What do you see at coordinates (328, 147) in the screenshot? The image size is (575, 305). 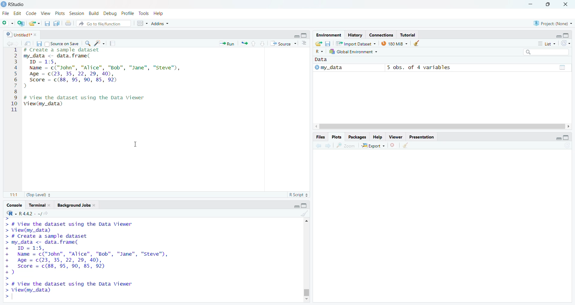 I see `Forward` at bounding box center [328, 147].